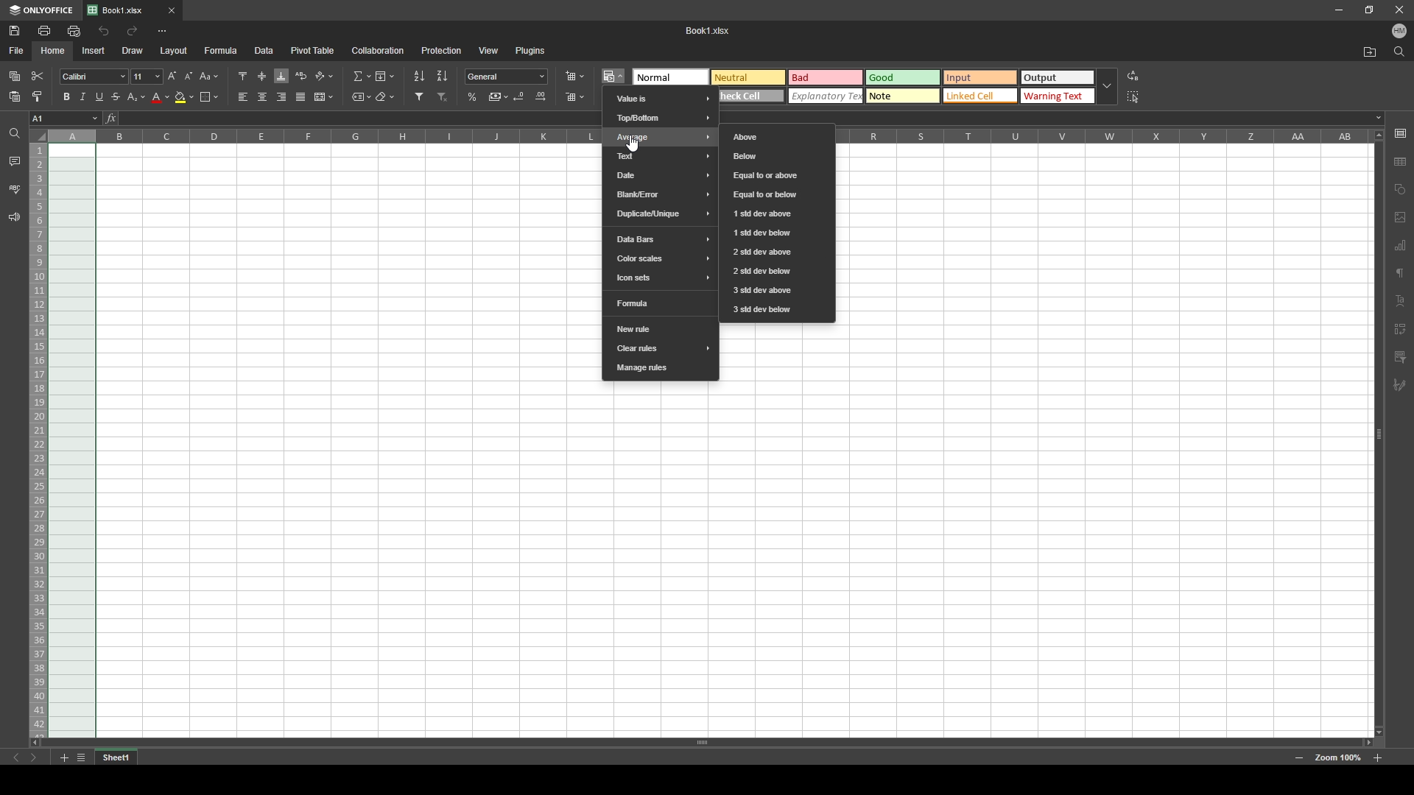  What do you see at coordinates (660, 157) in the screenshot?
I see `text` at bounding box center [660, 157].